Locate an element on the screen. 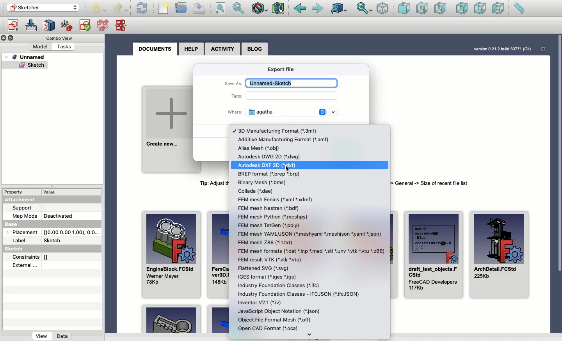 This screenshot has width=562, height=341. Linked to object is located at coordinates (338, 9).